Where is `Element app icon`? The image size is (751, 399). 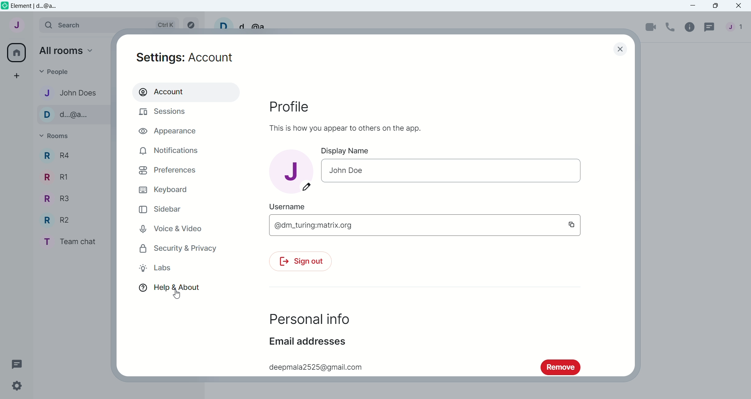
Element app icon is located at coordinates (5, 6).